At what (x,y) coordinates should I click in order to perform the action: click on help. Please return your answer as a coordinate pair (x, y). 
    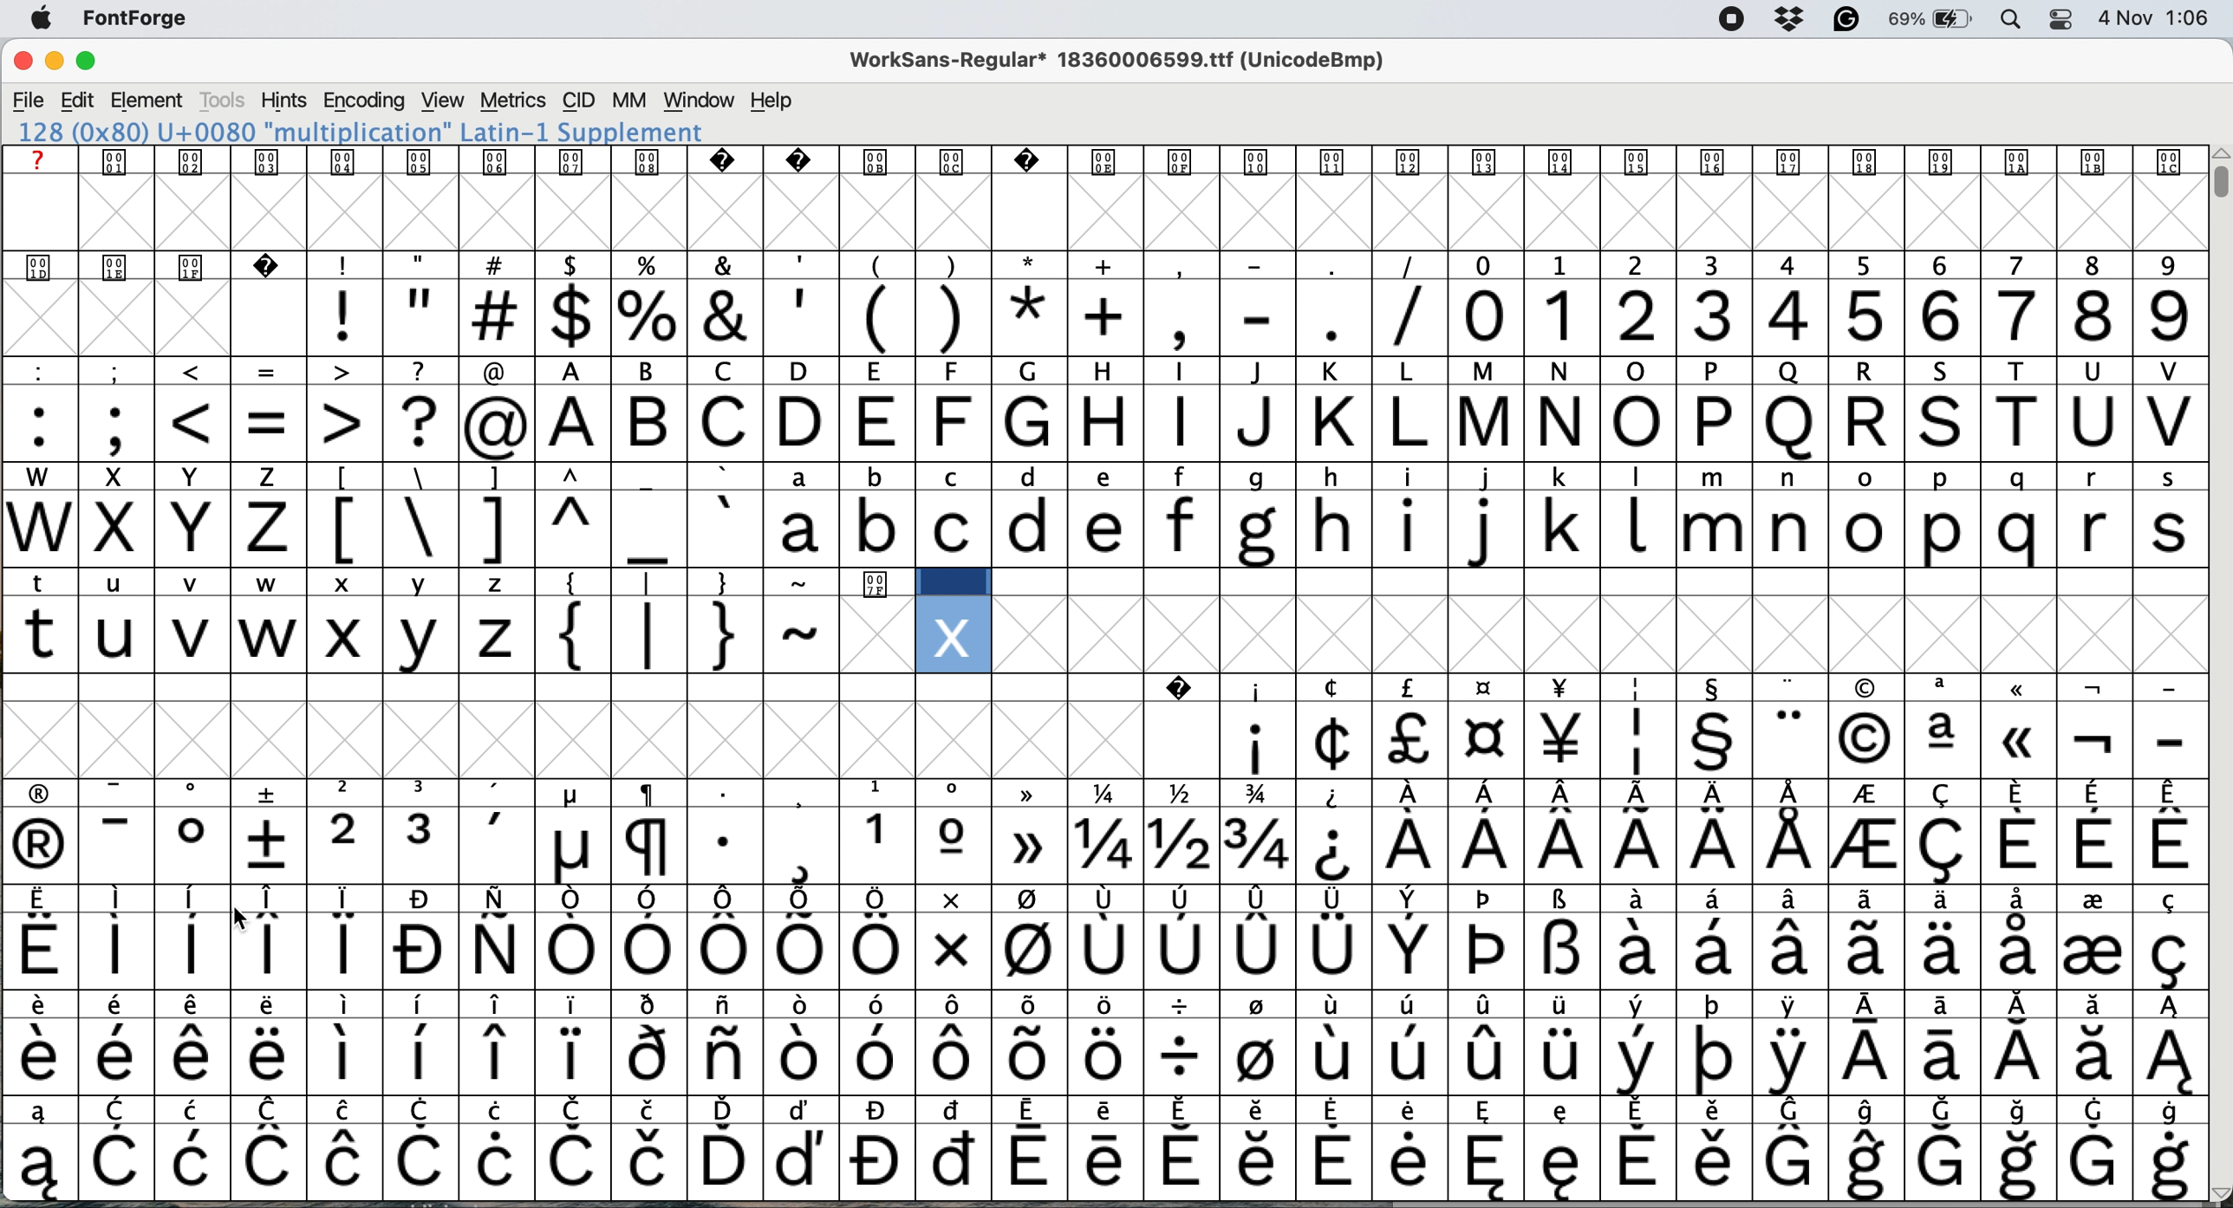
    Looking at the image, I should click on (773, 101).